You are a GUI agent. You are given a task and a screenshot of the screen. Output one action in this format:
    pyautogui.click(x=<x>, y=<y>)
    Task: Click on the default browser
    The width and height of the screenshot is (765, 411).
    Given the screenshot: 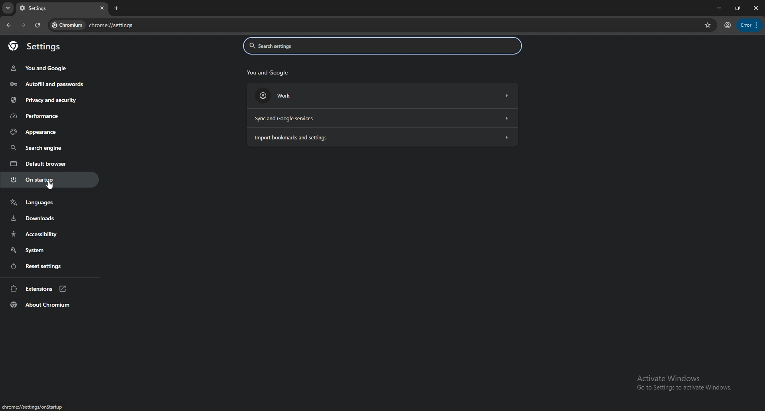 What is the action you would take?
    pyautogui.click(x=49, y=164)
    